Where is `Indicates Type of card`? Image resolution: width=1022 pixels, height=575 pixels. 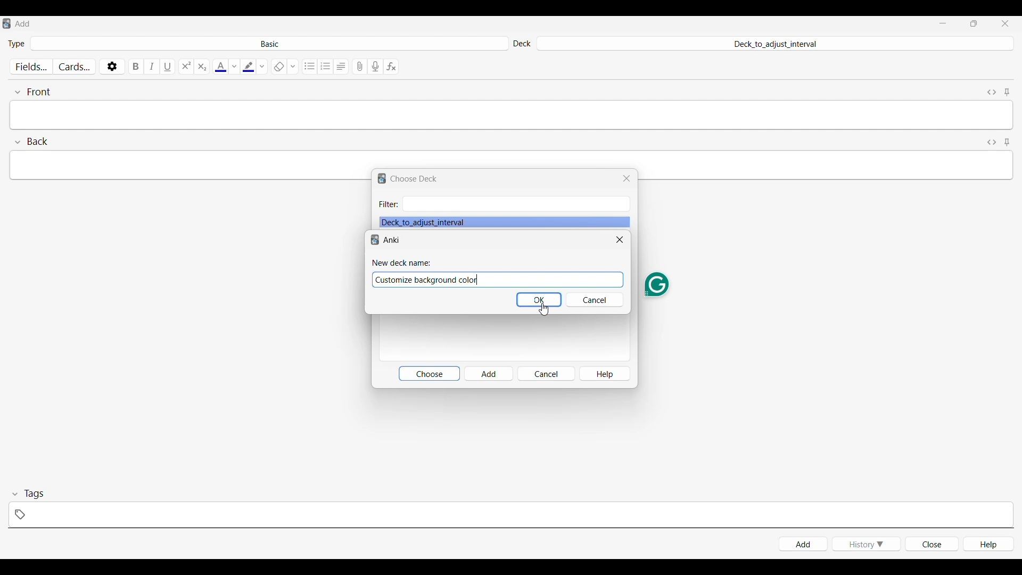
Indicates Type of card is located at coordinates (17, 44).